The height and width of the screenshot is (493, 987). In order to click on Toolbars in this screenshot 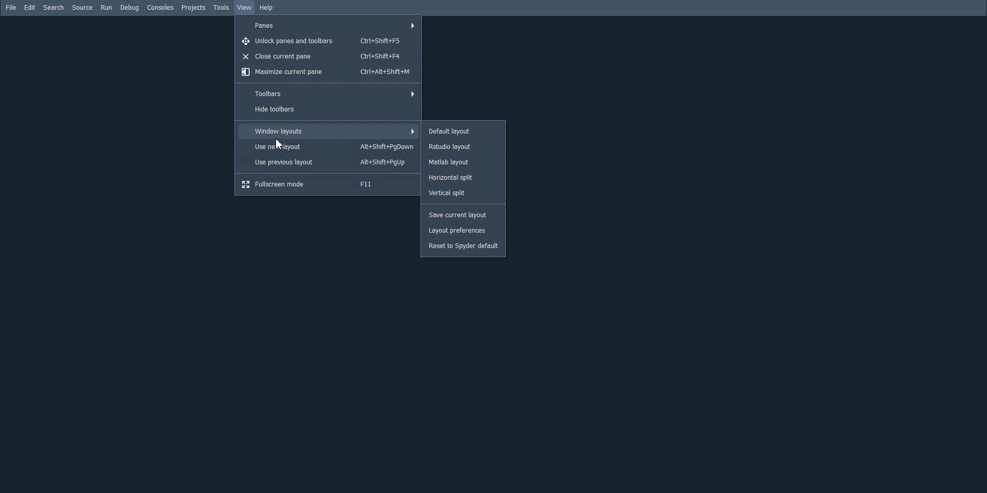, I will do `click(326, 93)`.